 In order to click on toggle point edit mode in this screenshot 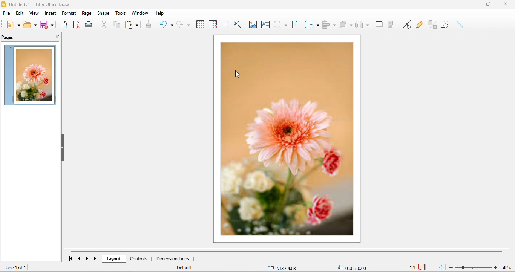, I will do `click(406, 24)`.